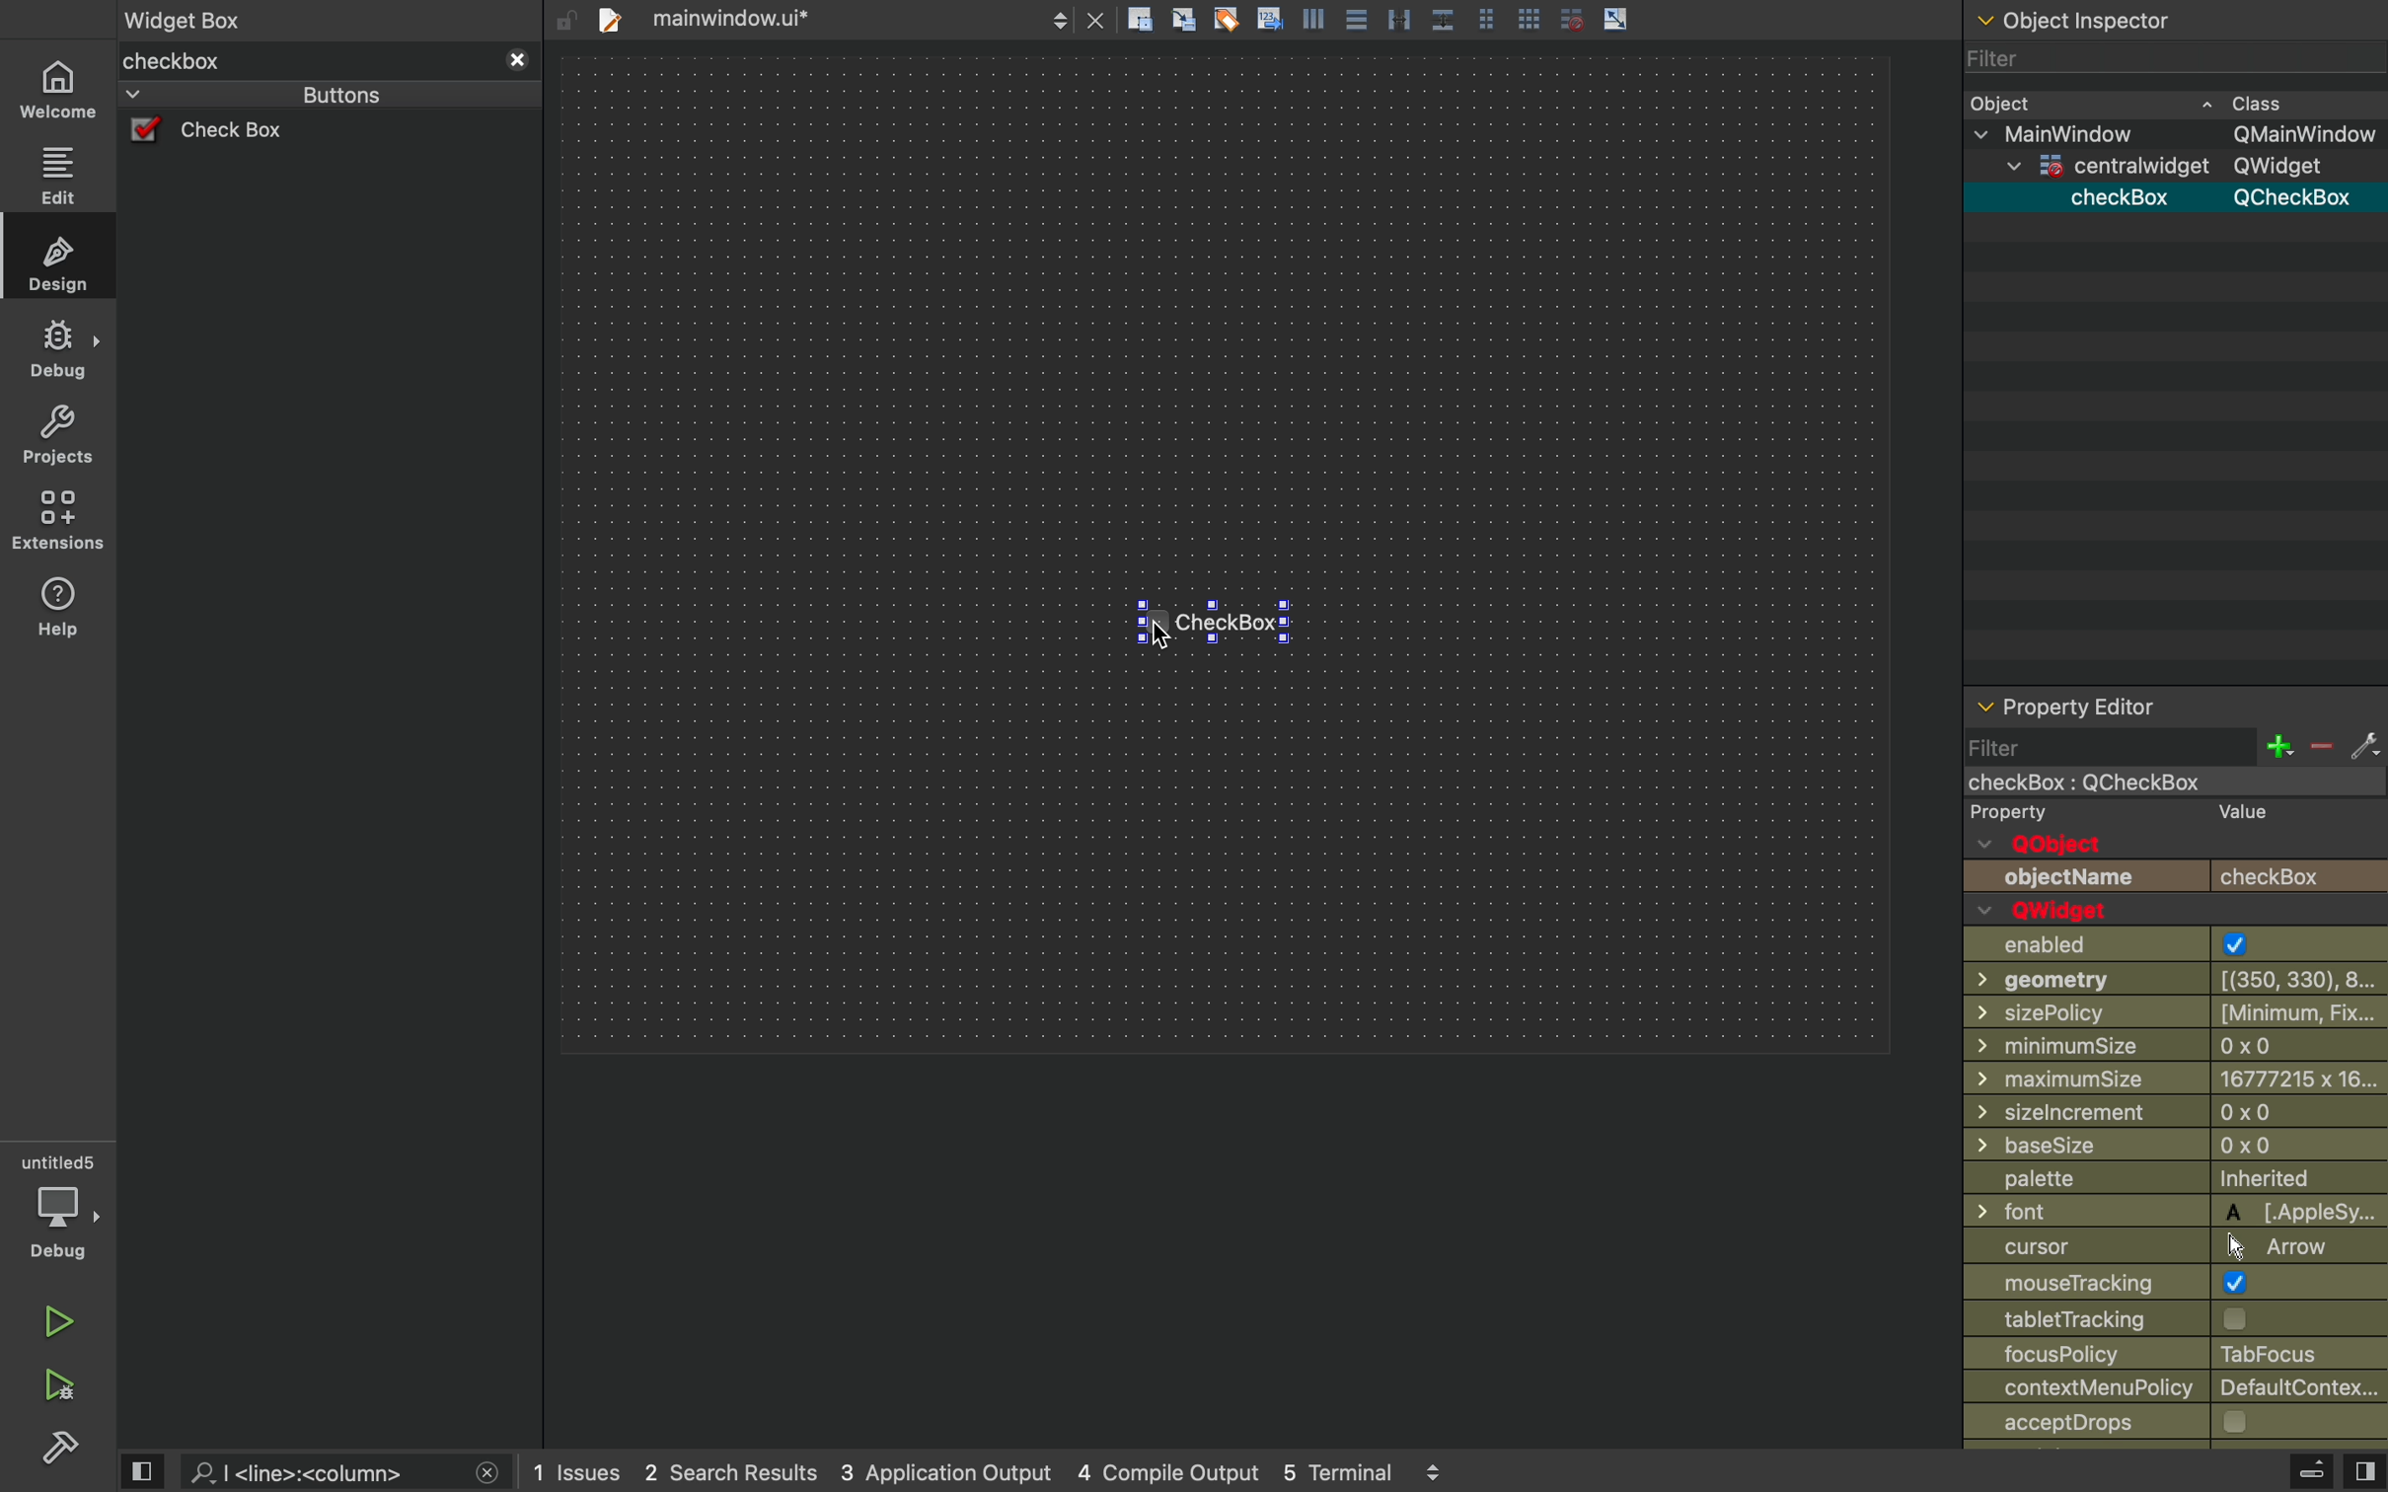 Image resolution: width=2388 pixels, height=1492 pixels. Describe the element at coordinates (2148, 783) in the screenshot. I see `mainwindow` at that location.